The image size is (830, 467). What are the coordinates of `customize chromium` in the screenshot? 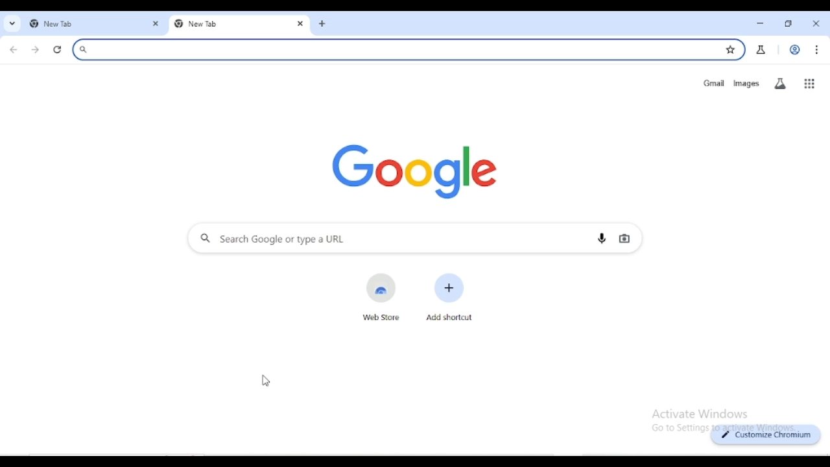 It's located at (766, 435).